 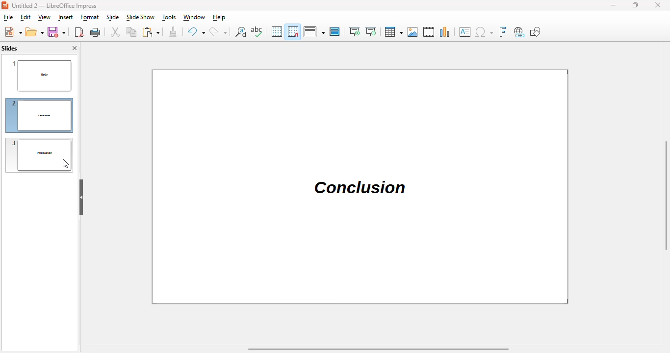 I want to click on clone formatting, so click(x=173, y=31).